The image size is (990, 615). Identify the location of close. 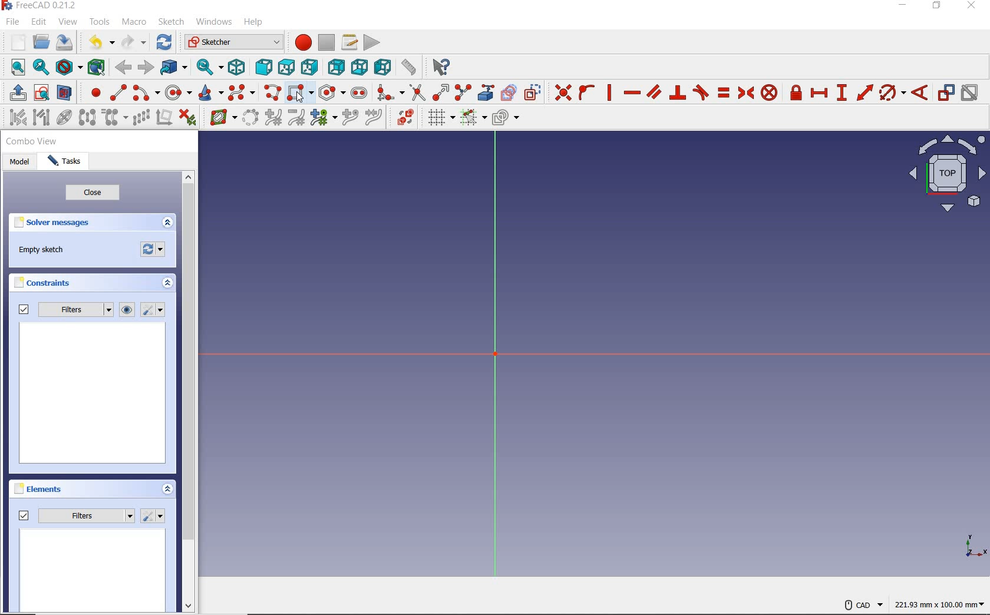
(975, 6).